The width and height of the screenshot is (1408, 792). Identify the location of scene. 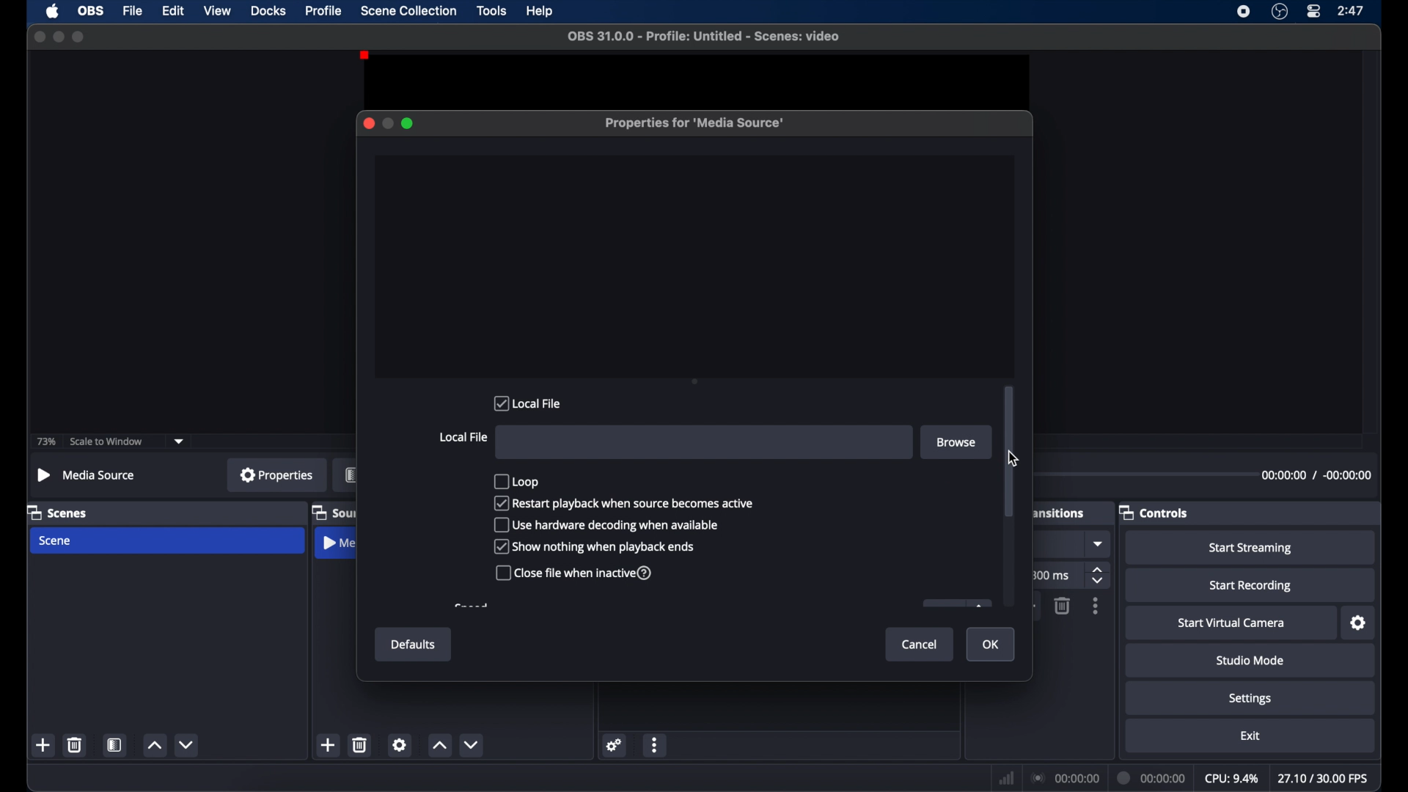
(56, 540).